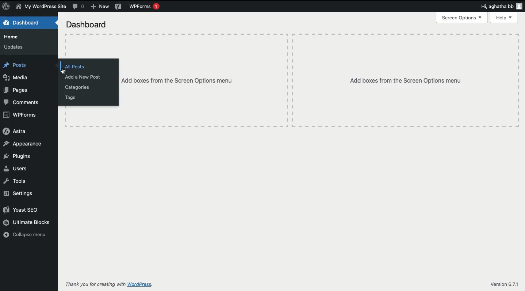 This screenshot has width=525, height=291. Describe the element at coordinates (22, 144) in the screenshot. I see `Appearance` at that location.